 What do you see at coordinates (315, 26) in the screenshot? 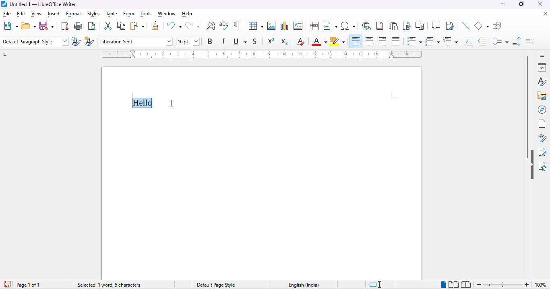
I see `insert page break` at bounding box center [315, 26].